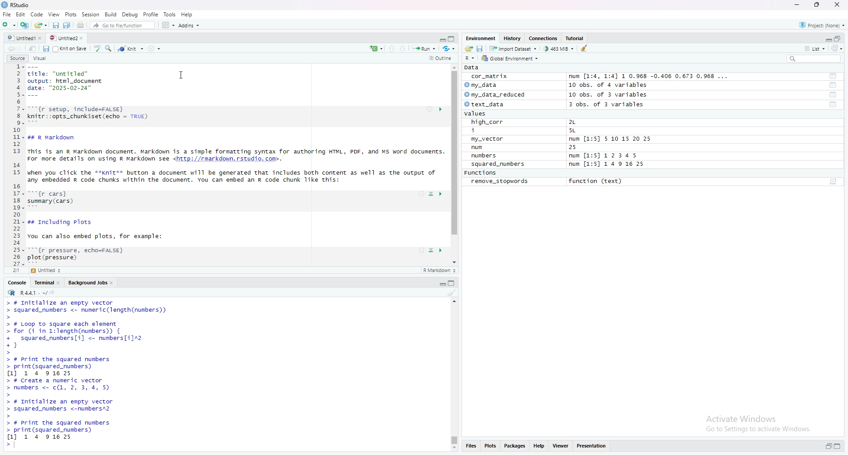 The width and height of the screenshot is (848, 455). Describe the element at coordinates (23, 48) in the screenshot. I see `Move forward` at that location.